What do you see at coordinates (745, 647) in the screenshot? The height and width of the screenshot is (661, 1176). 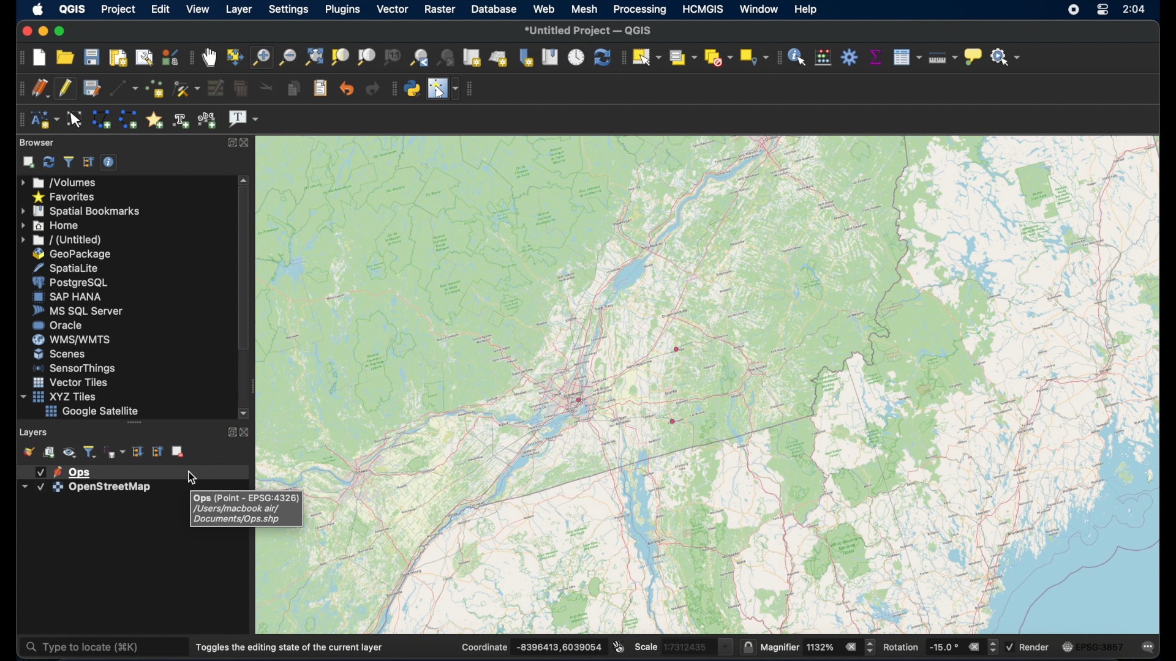 I see `lock scale` at bounding box center [745, 647].